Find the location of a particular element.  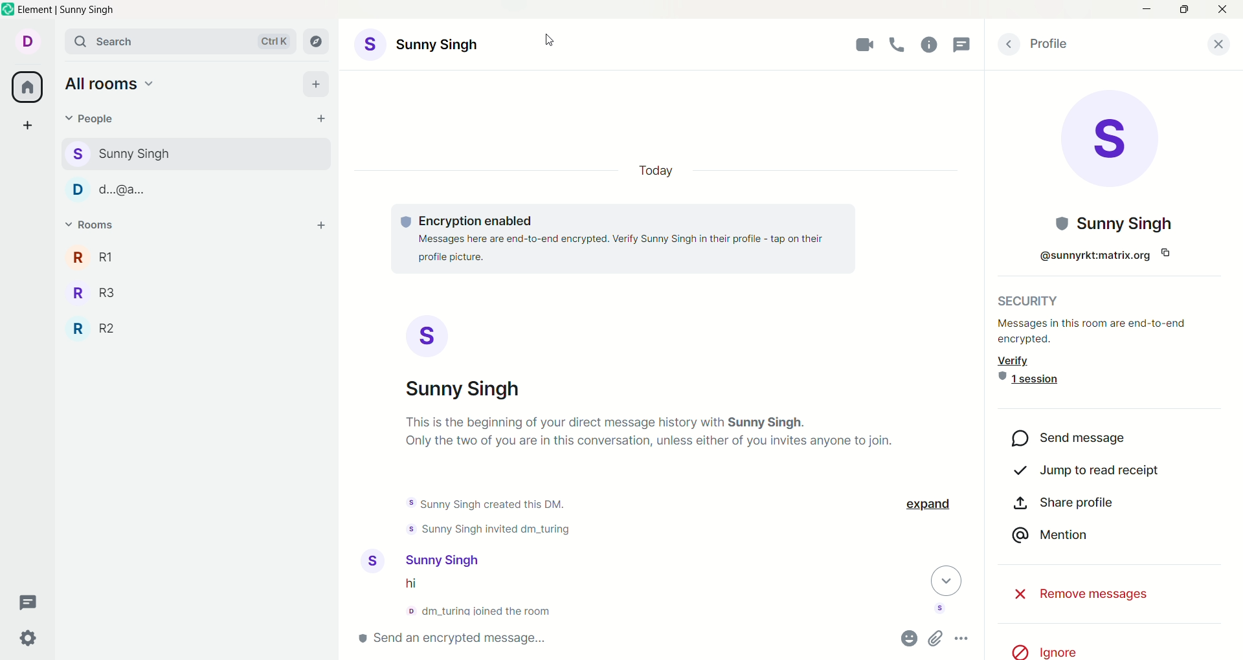

text is located at coordinates (640, 241).